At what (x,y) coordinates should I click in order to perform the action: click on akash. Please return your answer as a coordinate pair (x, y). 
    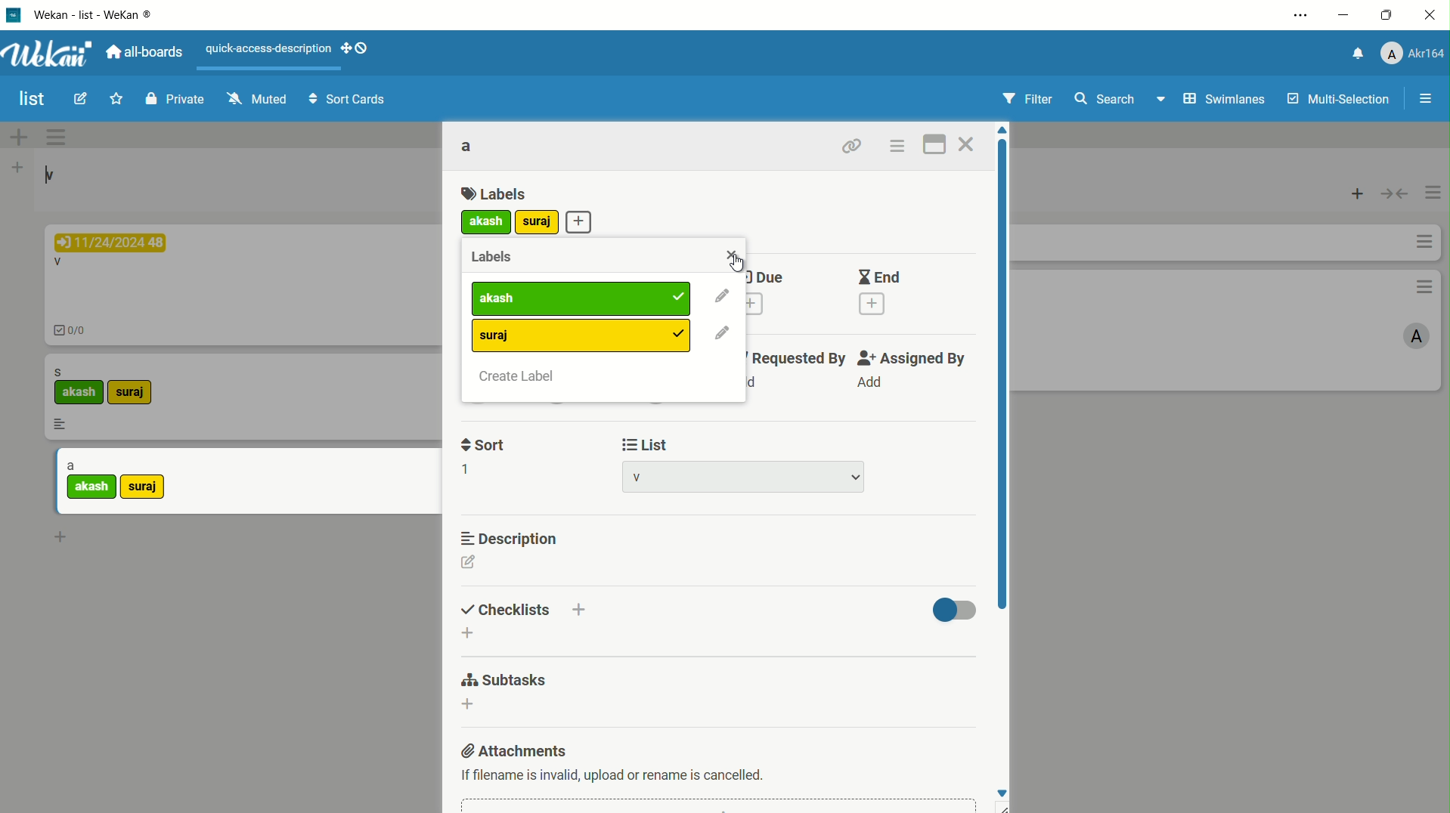
    Looking at the image, I should click on (485, 224).